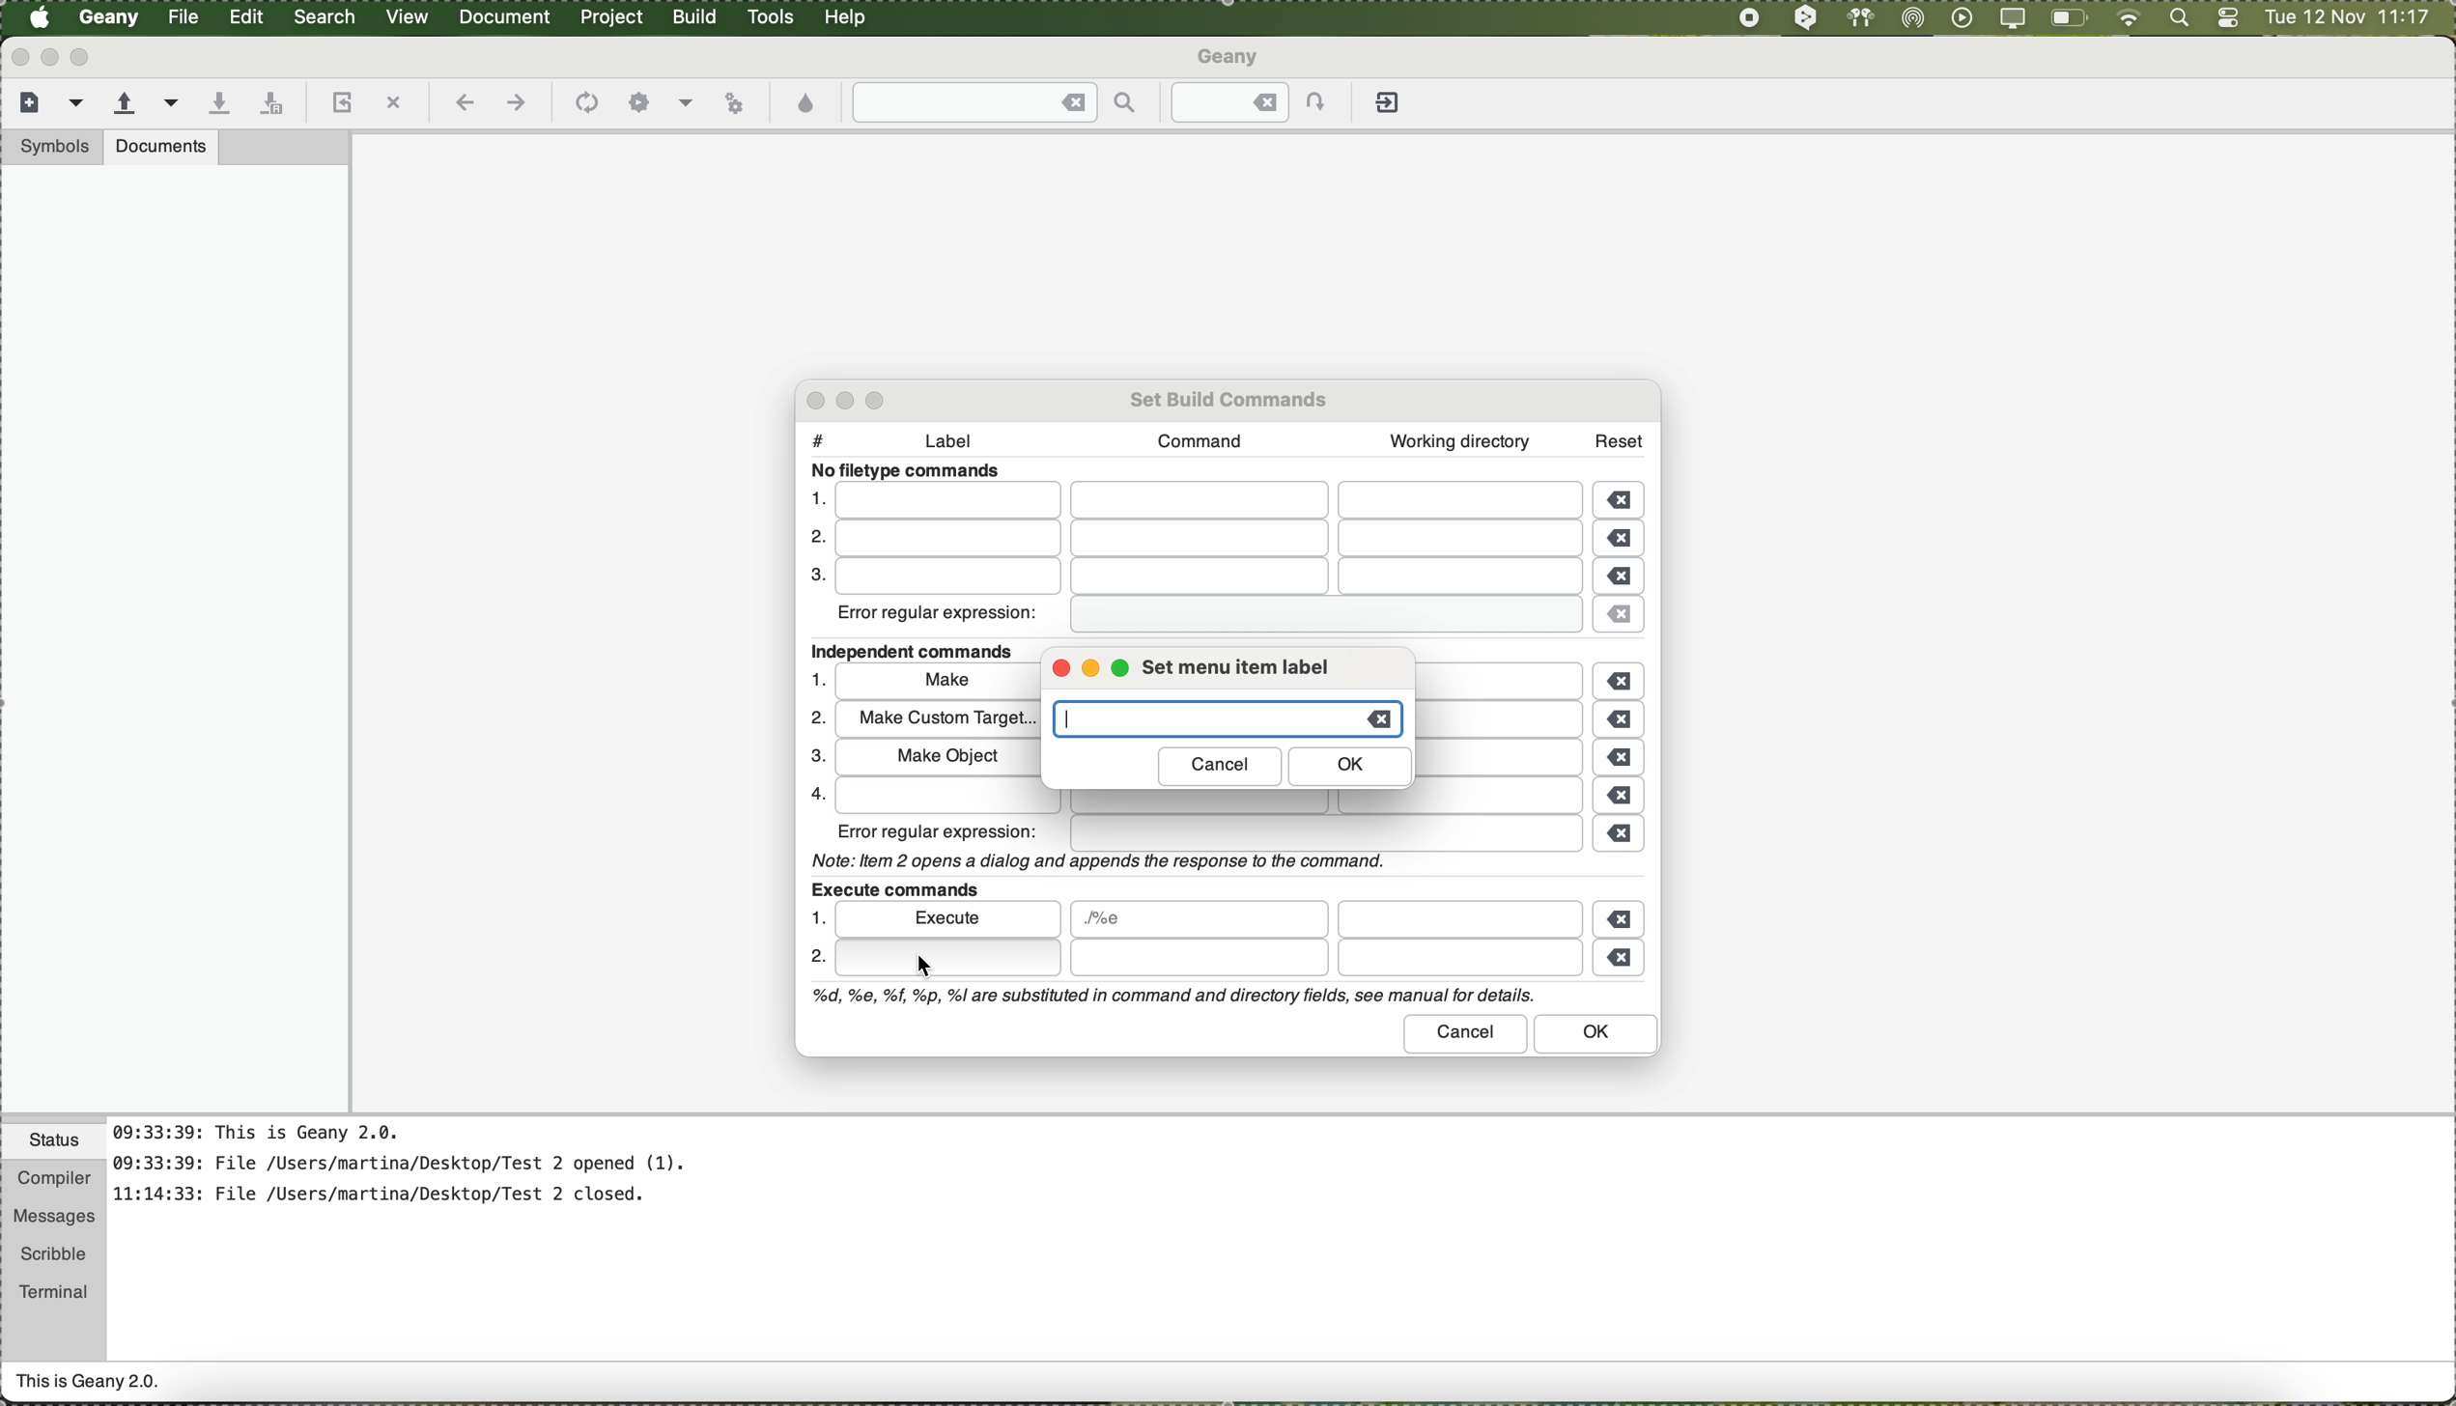 This screenshot has height=1406, width=2456. Describe the element at coordinates (610, 17) in the screenshot. I see `project` at that location.